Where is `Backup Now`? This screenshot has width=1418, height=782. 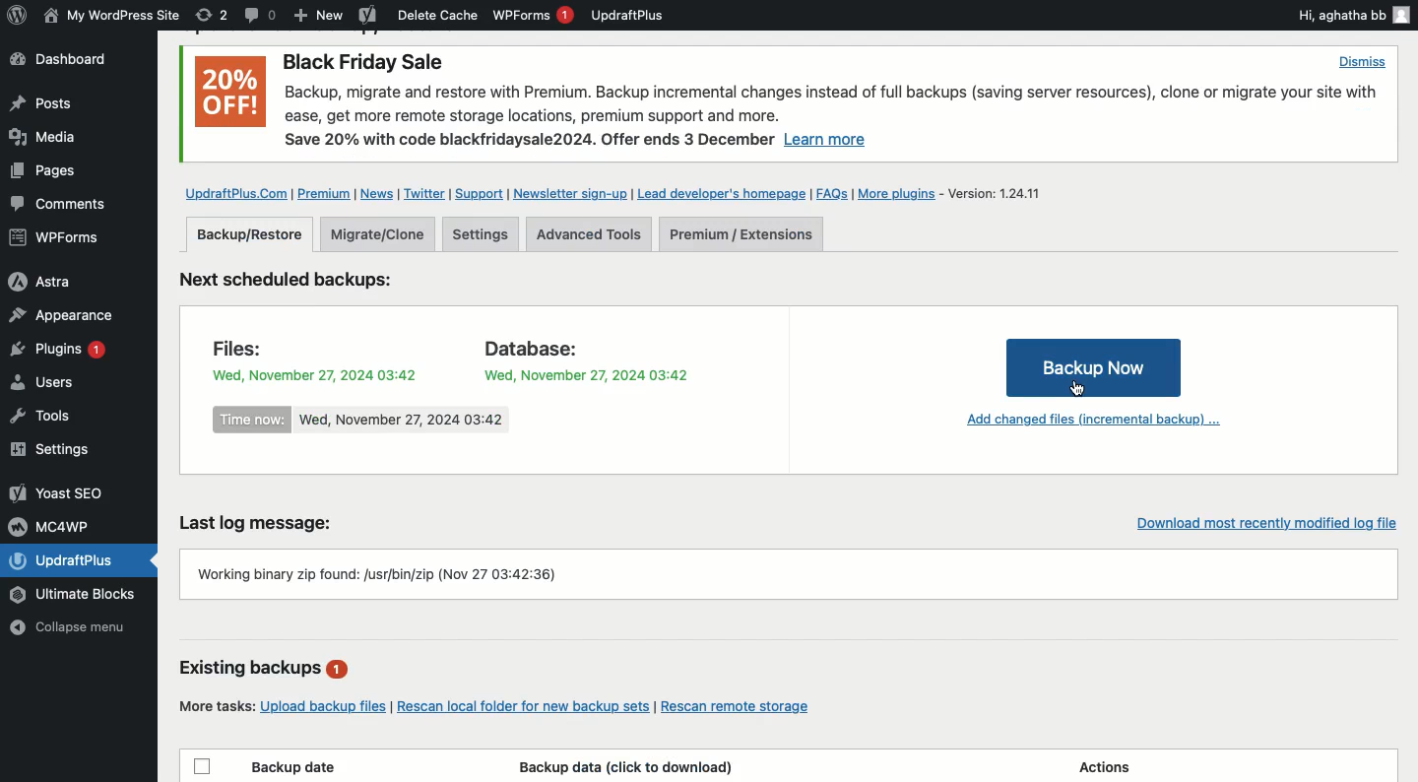
Backup Now is located at coordinates (1093, 366).